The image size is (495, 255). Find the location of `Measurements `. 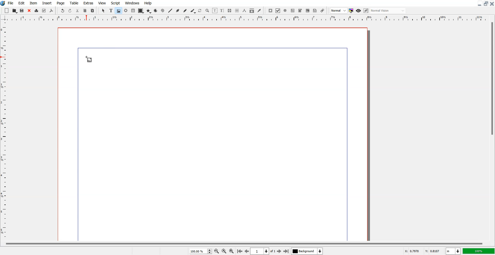

Measurements  is located at coordinates (244, 11).